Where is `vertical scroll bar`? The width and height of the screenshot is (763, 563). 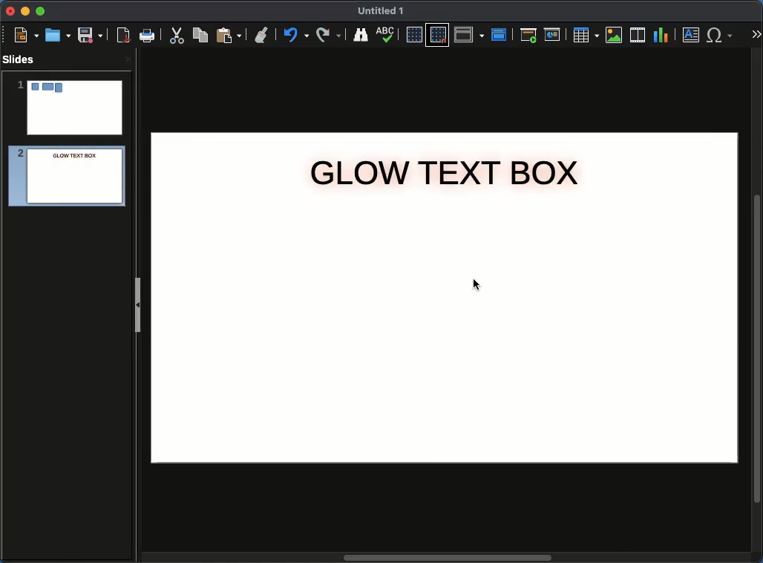
vertical scroll bar is located at coordinates (447, 558).